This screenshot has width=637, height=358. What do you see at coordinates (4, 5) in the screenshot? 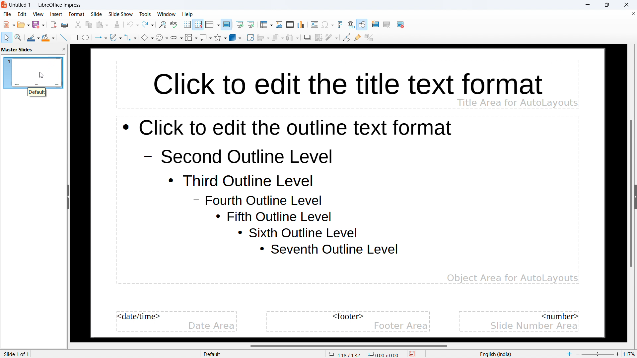
I see `logo` at bounding box center [4, 5].